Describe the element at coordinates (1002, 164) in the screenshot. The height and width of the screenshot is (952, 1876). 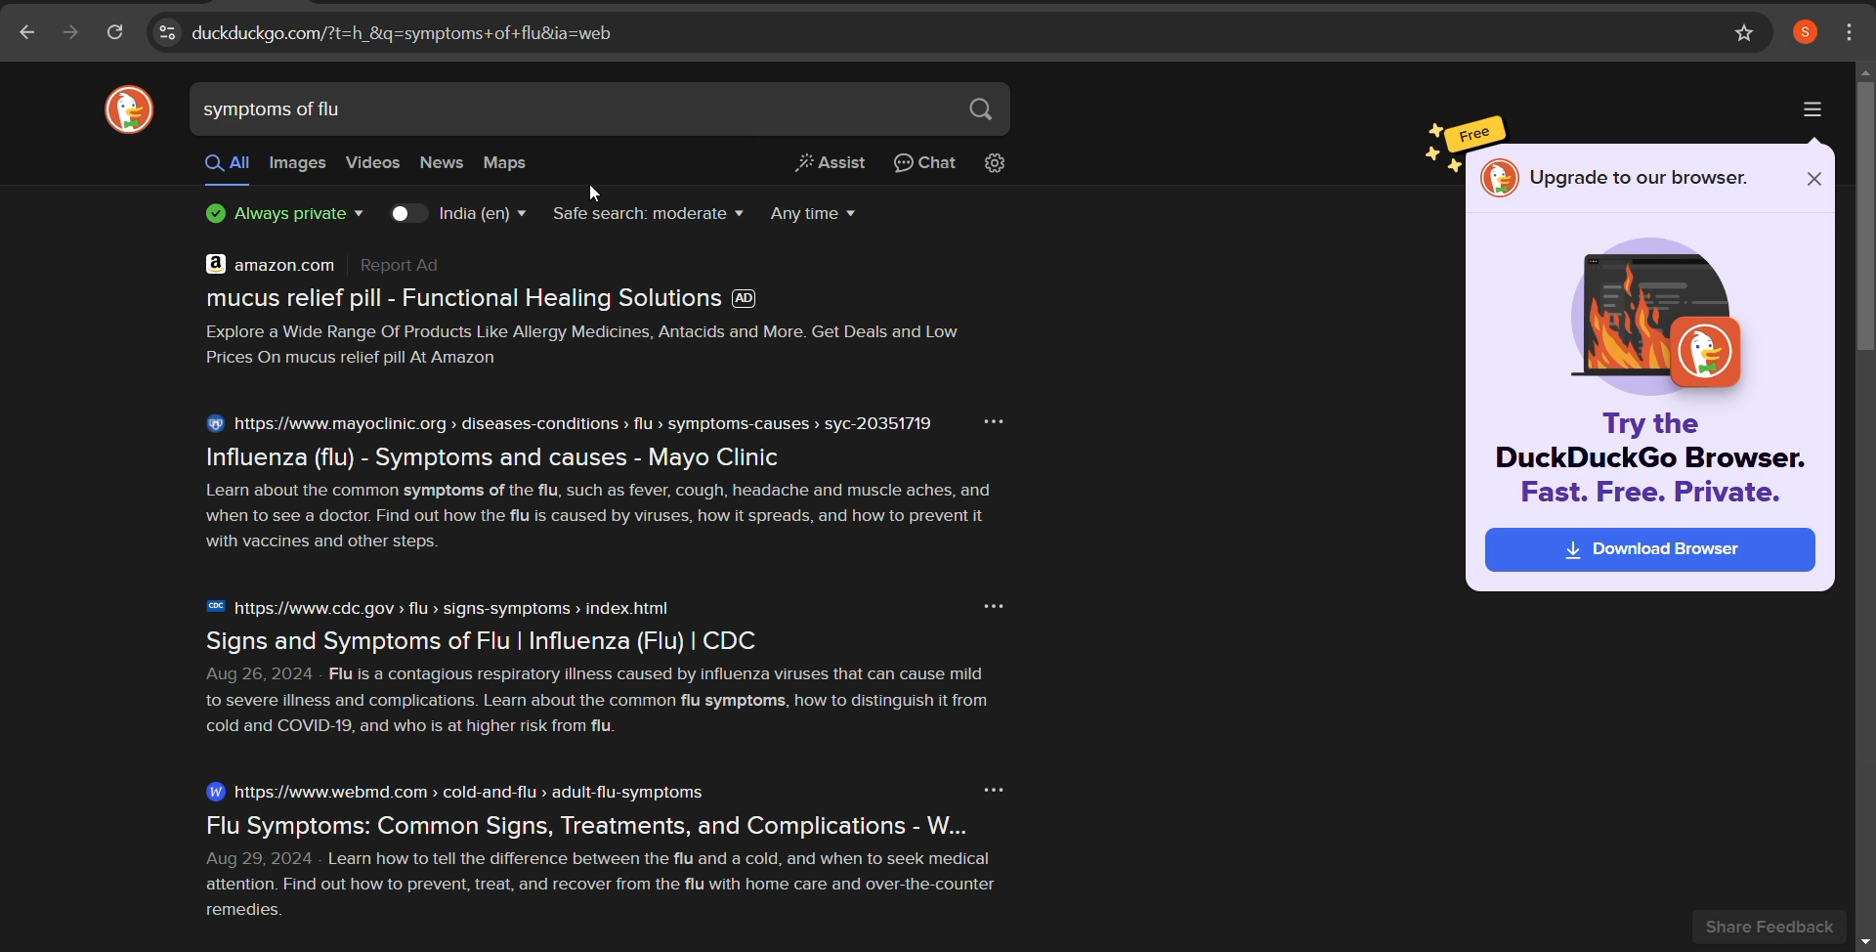
I see `change the search settings` at that location.